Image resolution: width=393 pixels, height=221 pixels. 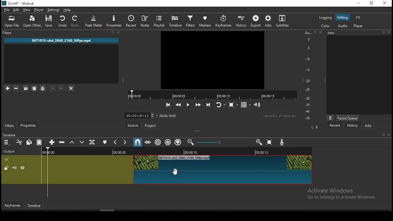 What do you see at coordinates (390, 135) in the screenshot?
I see `close` at bounding box center [390, 135].